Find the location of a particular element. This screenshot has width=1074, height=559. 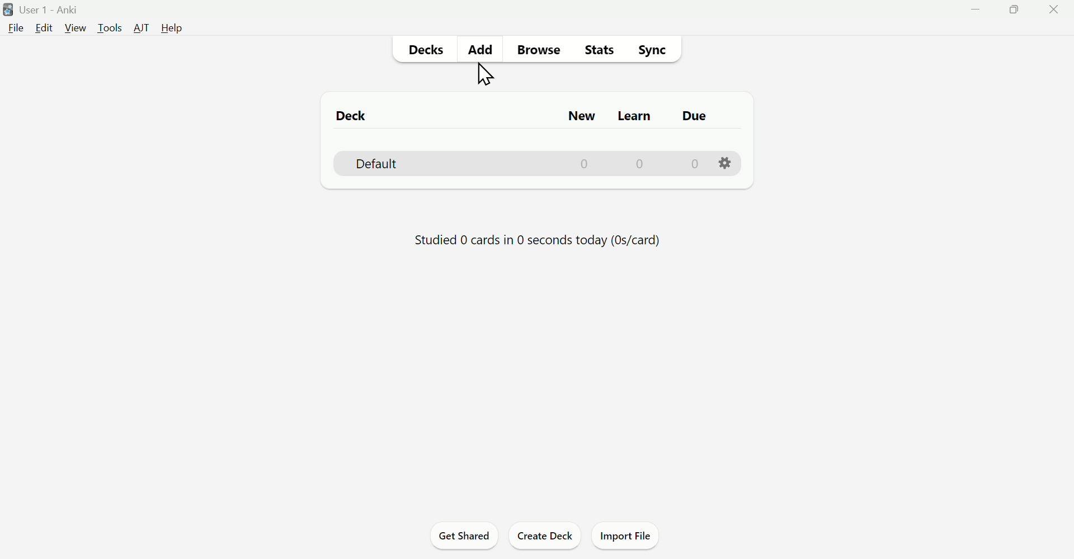

Tools is located at coordinates (108, 27).